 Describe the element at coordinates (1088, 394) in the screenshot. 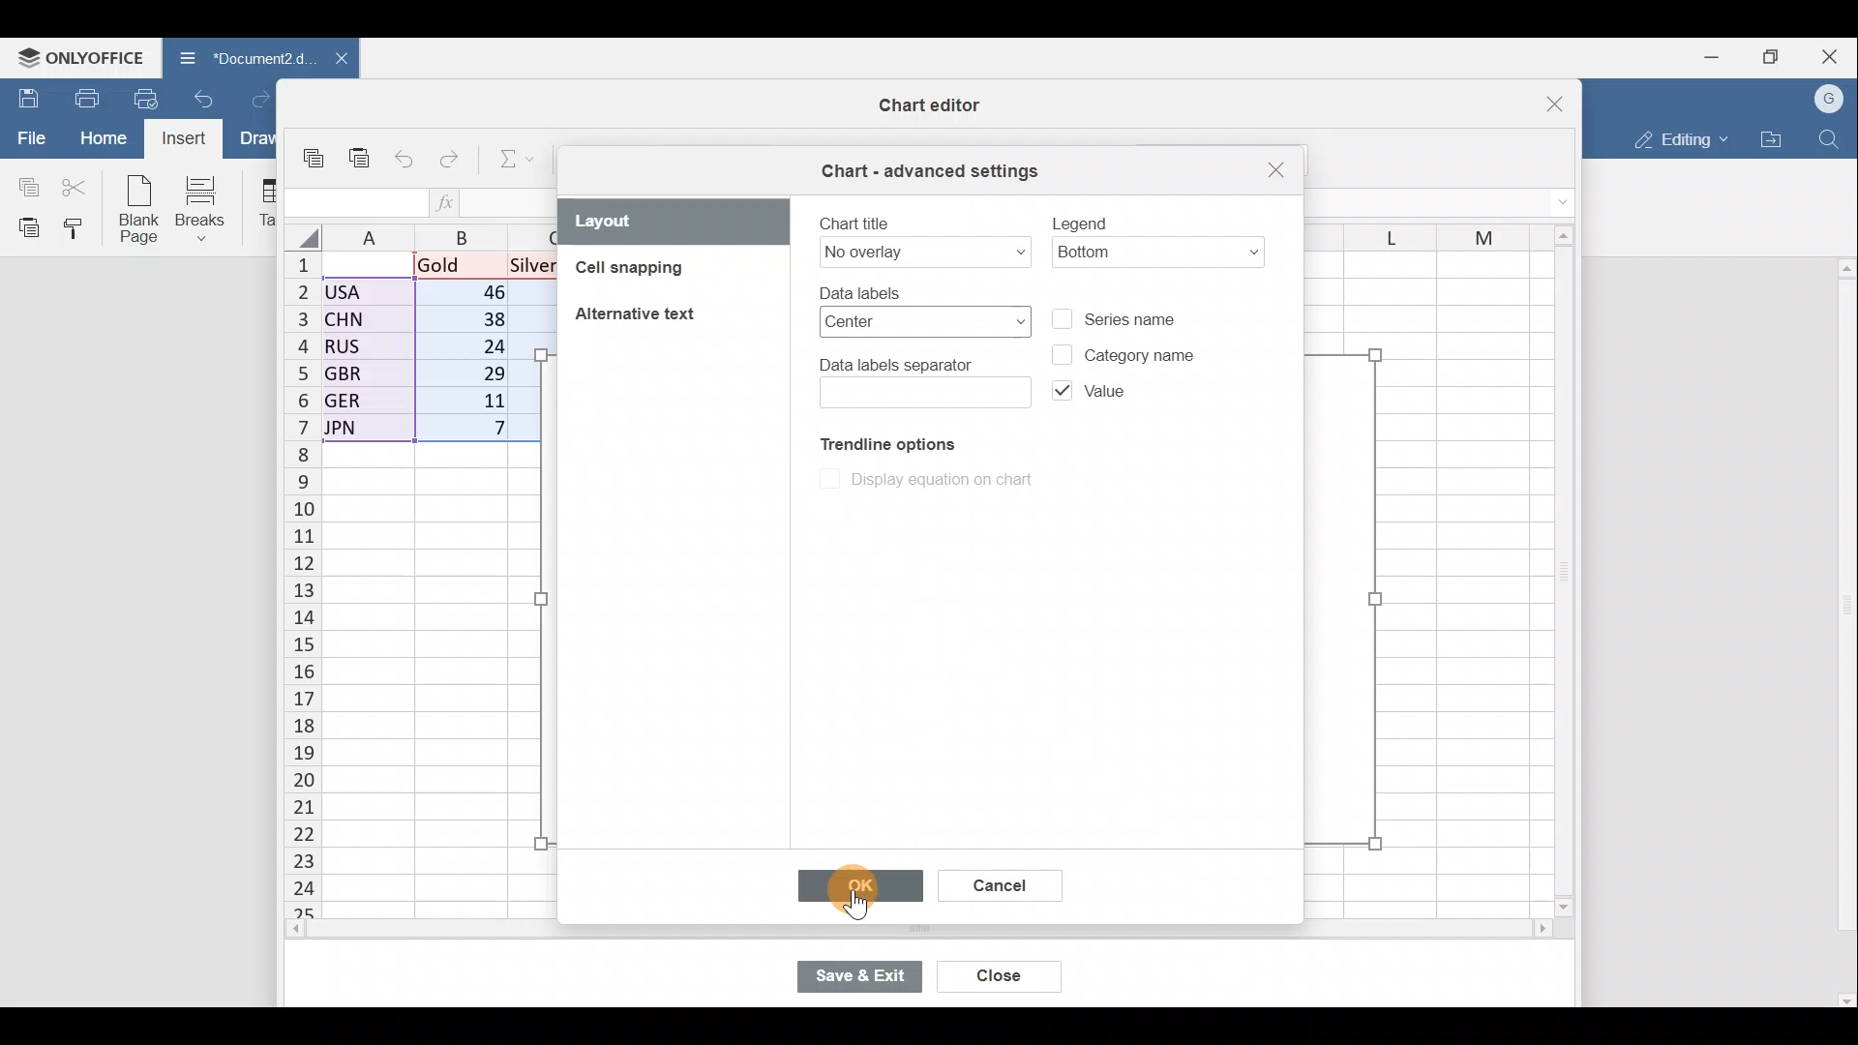

I see `Value` at that location.